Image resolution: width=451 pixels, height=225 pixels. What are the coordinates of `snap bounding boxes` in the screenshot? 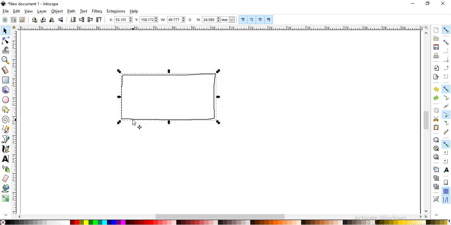 It's located at (447, 42).